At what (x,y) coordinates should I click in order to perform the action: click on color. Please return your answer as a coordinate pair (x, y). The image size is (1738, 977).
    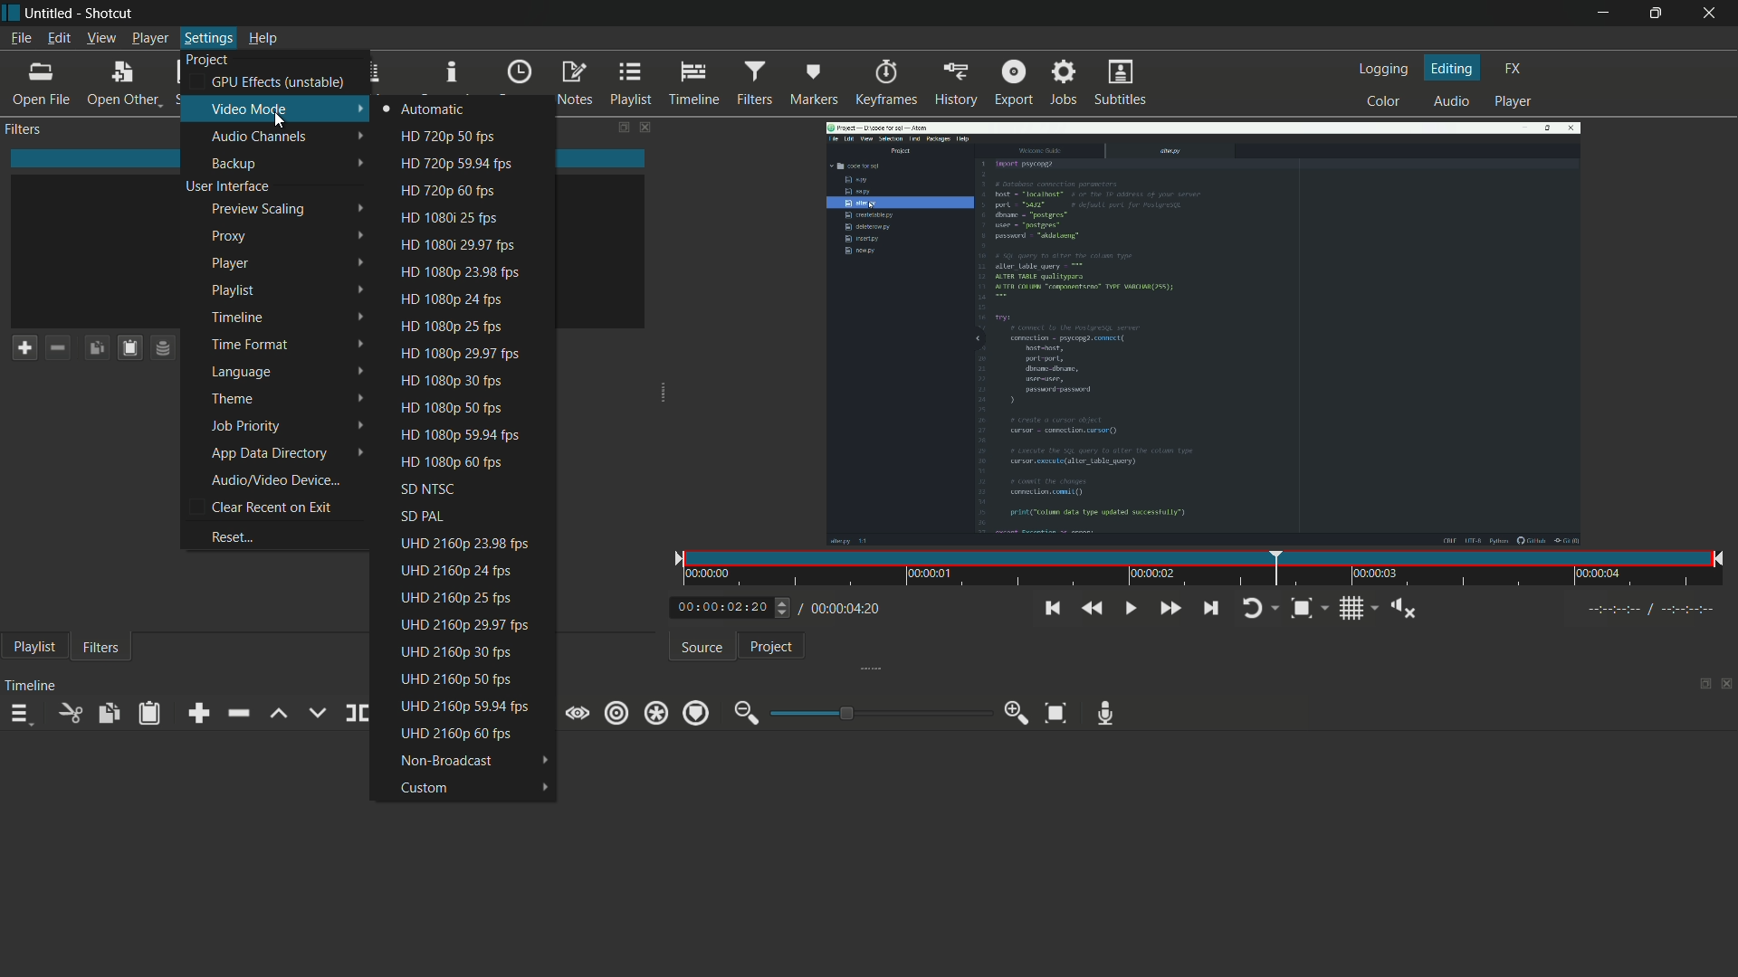
    Looking at the image, I should click on (1384, 102).